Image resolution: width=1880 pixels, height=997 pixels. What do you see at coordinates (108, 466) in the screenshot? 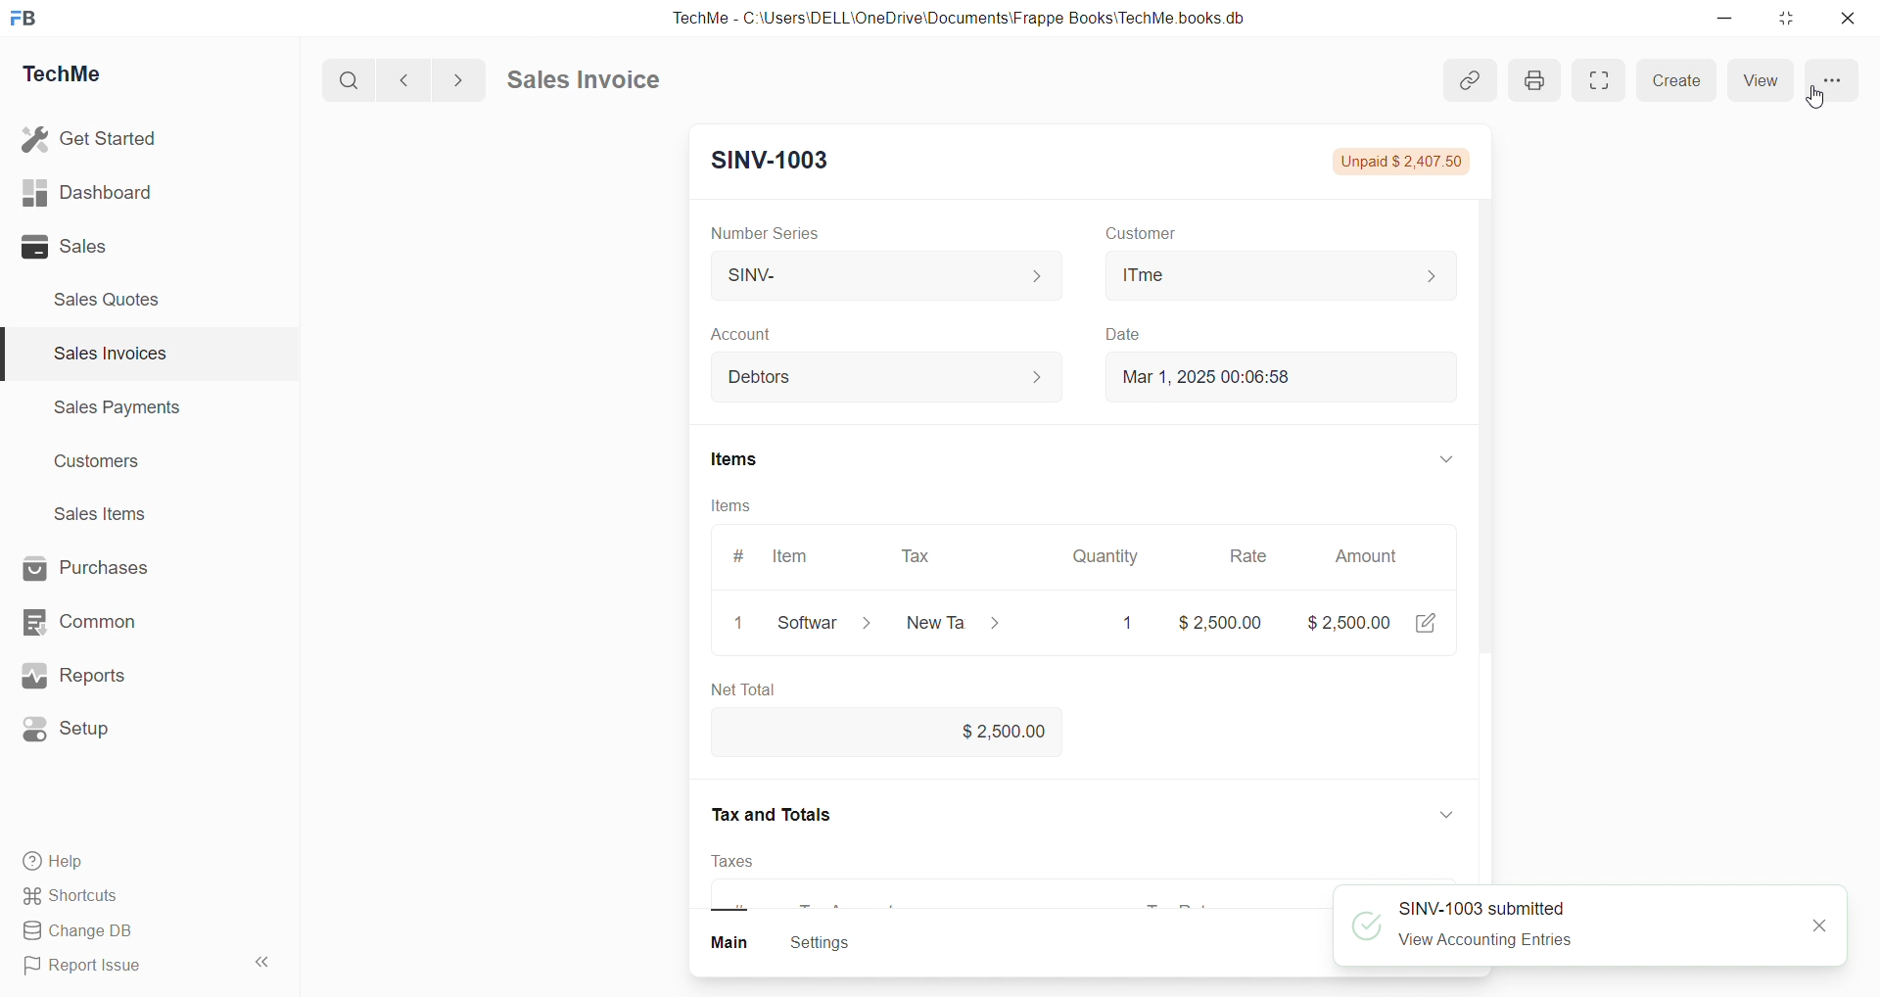
I see `Customers` at bounding box center [108, 466].